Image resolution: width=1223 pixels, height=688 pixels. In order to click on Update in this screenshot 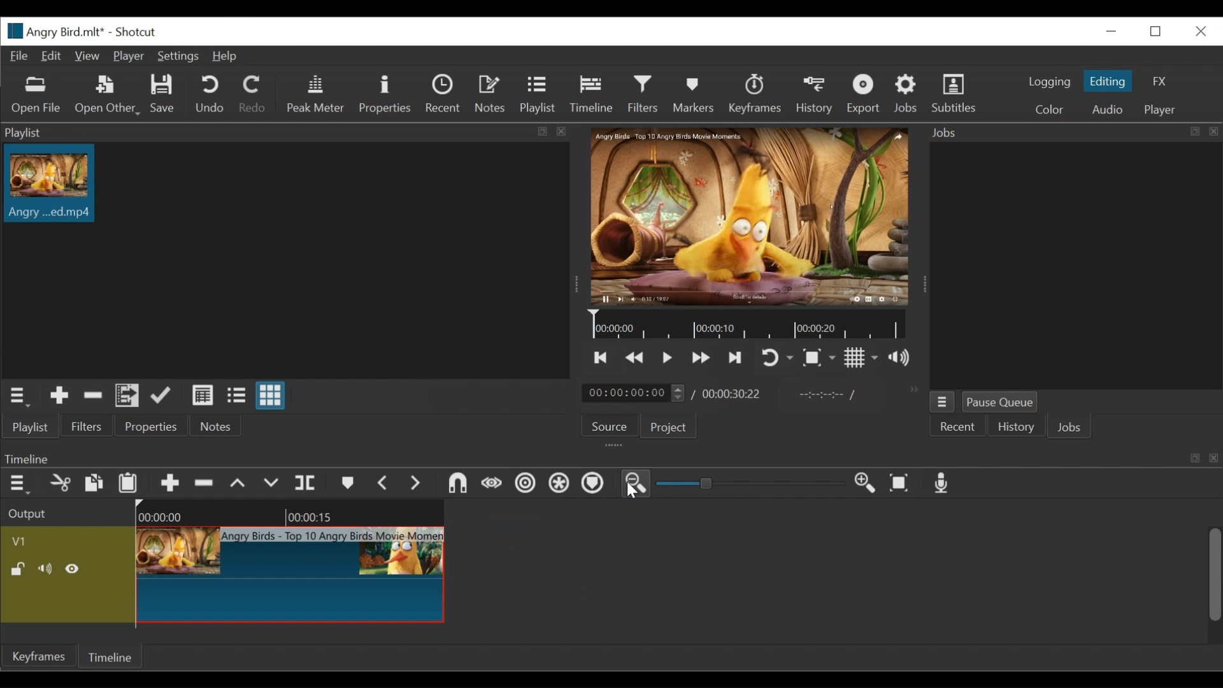, I will do `click(162, 396)`.